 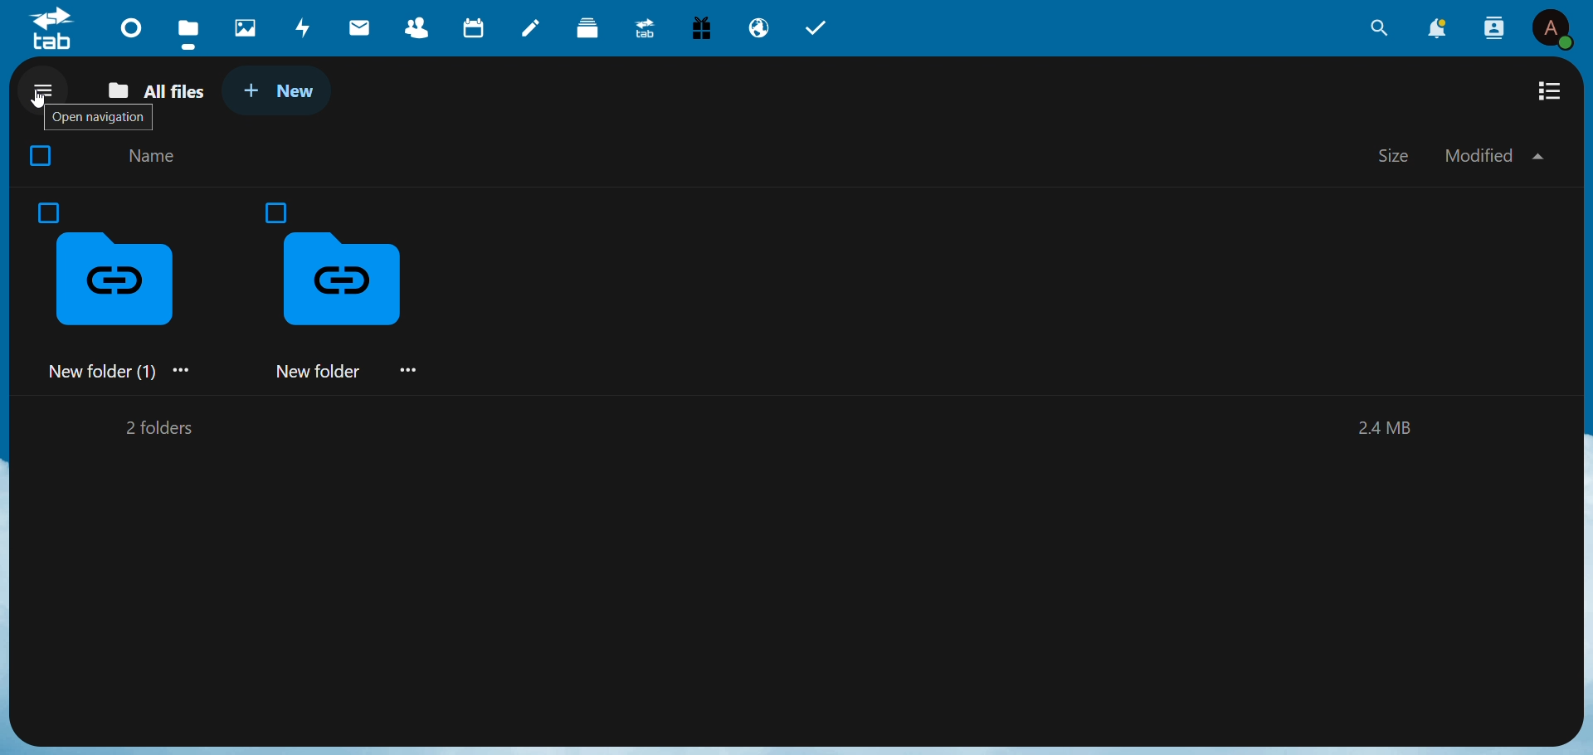 I want to click on name, so click(x=156, y=158).